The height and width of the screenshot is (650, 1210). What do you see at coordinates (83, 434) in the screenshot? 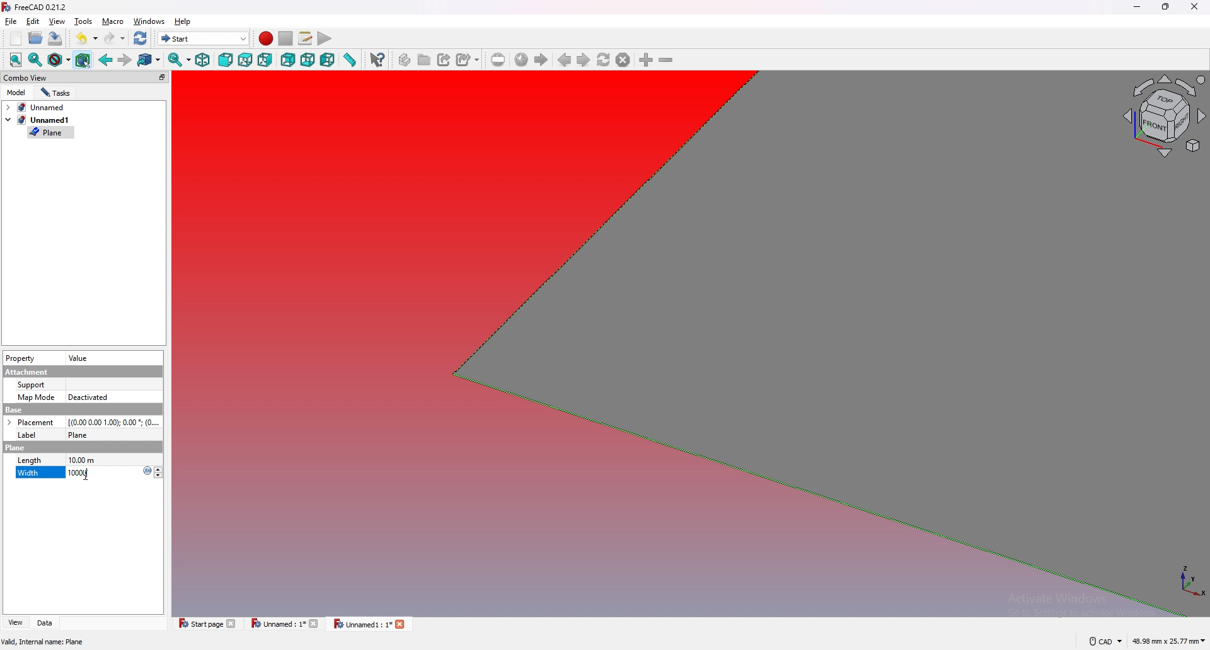
I see `plane` at bounding box center [83, 434].